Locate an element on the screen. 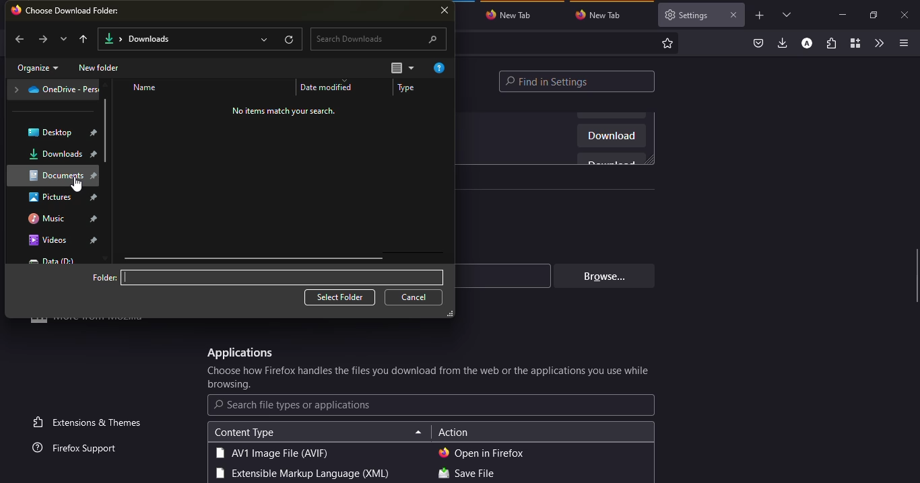 Image resolution: width=920 pixels, height=483 pixels. refresh is located at coordinates (290, 39).